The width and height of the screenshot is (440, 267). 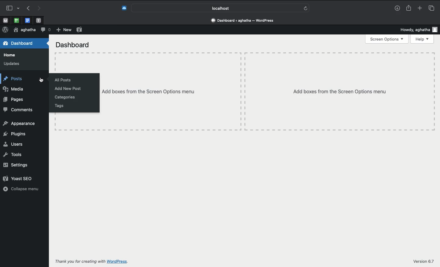 What do you see at coordinates (79, 30) in the screenshot?
I see `Yoast ` at bounding box center [79, 30].